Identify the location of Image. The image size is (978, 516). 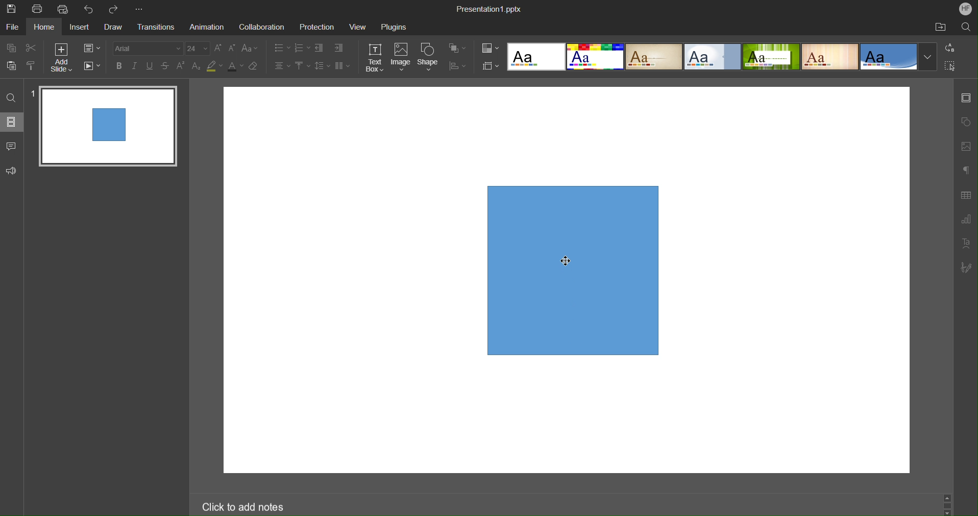
(402, 58).